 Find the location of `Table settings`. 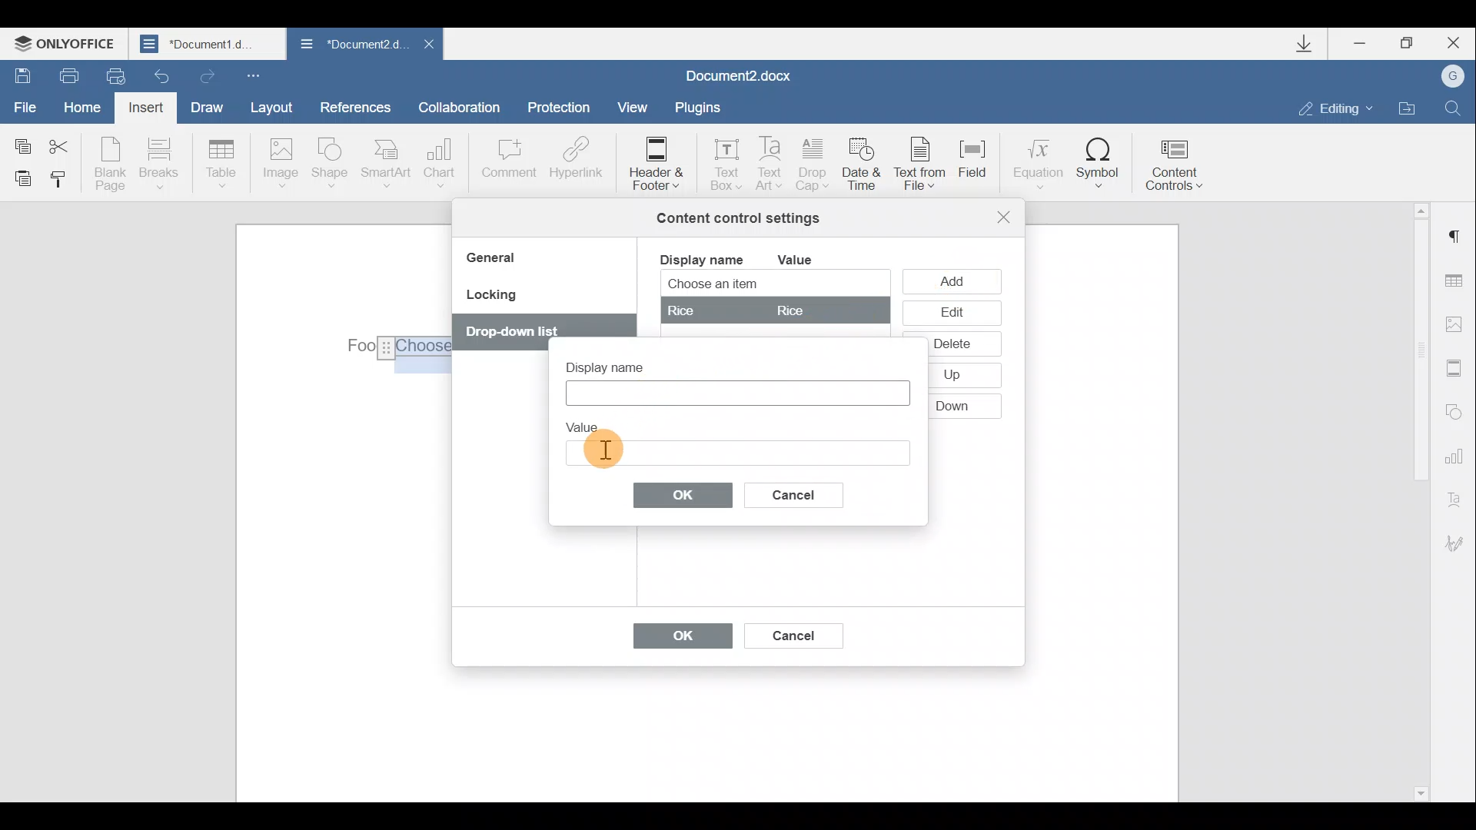

Table settings is located at coordinates (1458, 283).